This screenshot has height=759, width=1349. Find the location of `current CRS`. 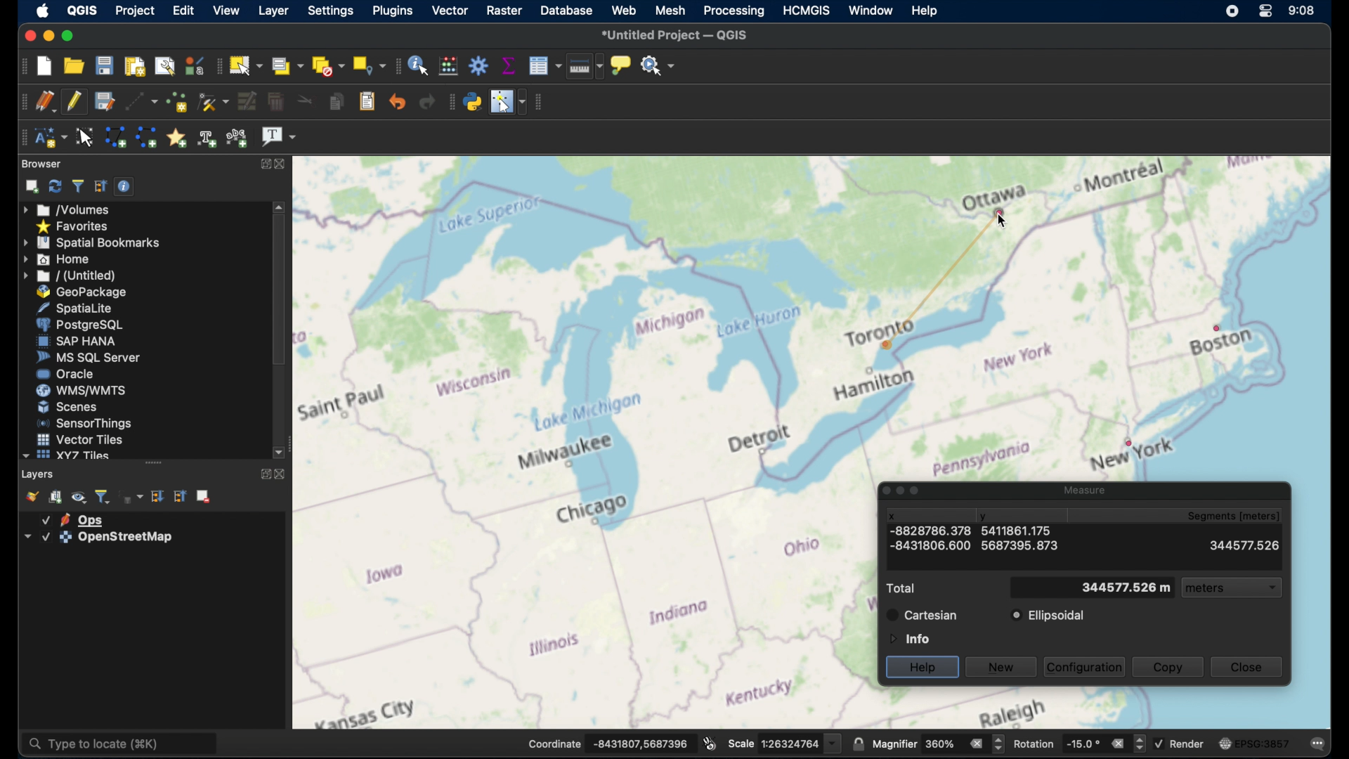

current CRS is located at coordinates (1254, 741).